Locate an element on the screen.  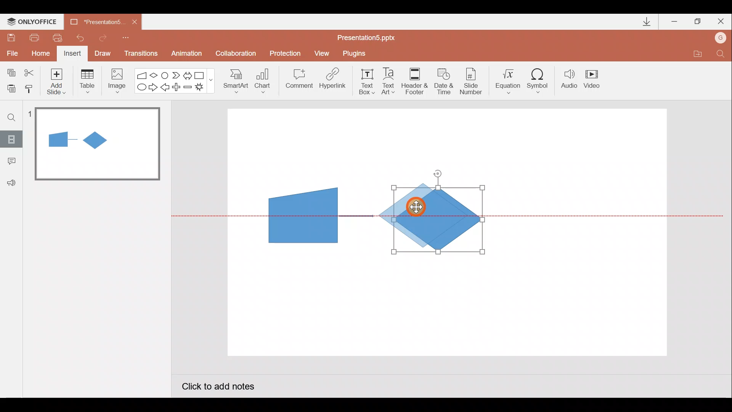
Rectangle is located at coordinates (201, 75).